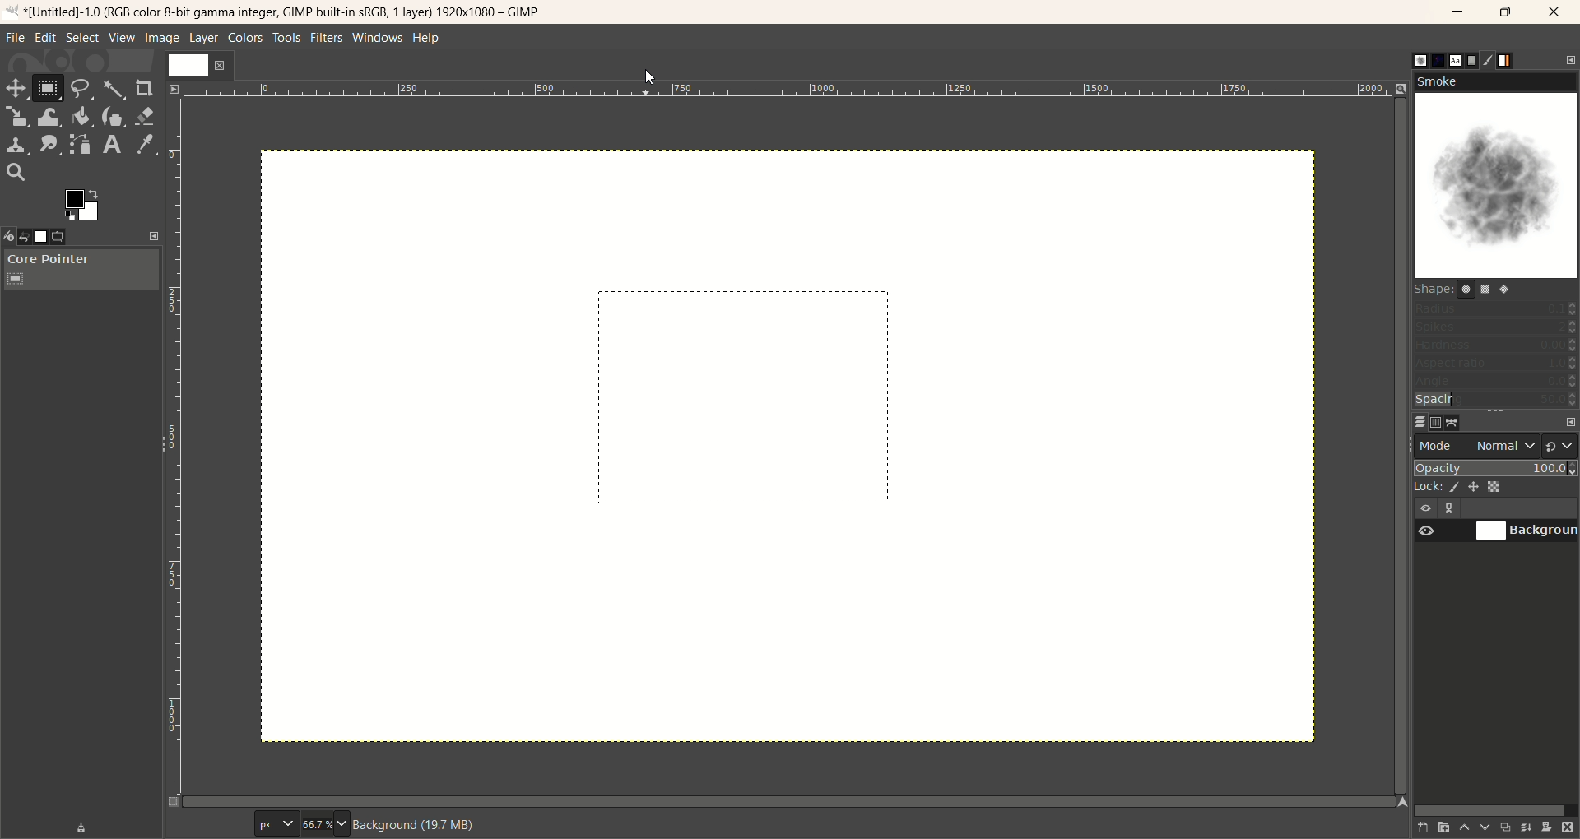 Image resolution: width=1580 pixels, height=839 pixels. What do you see at coordinates (1507, 11) in the screenshot?
I see `maximize` at bounding box center [1507, 11].